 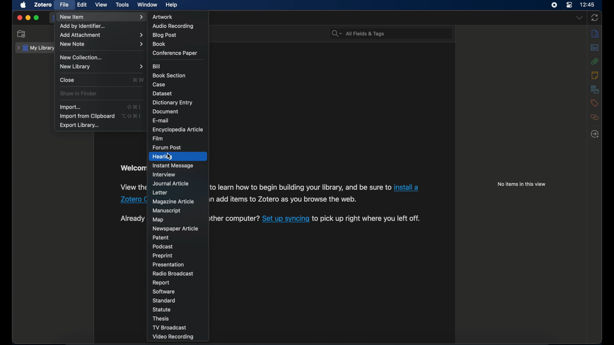 What do you see at coordinates (169, 157) in the screenshot?
I see `cursor` at bounding box center [169, 157].